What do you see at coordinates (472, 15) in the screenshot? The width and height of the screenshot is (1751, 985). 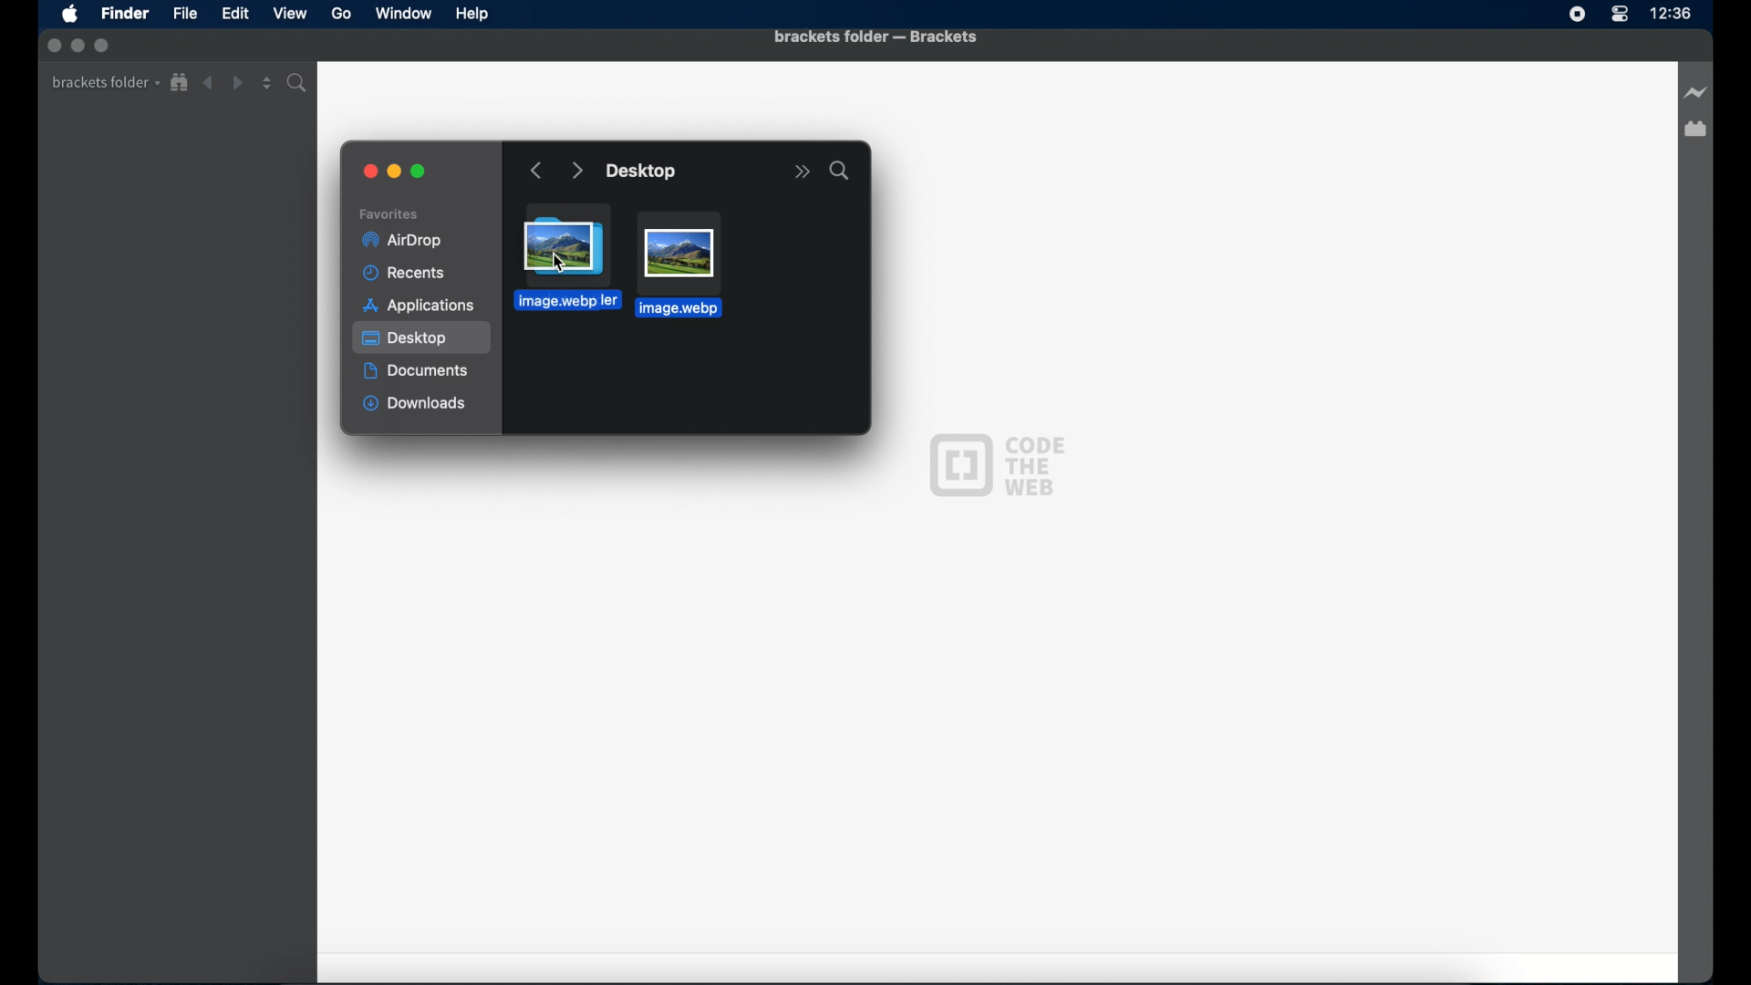 I see `Help` at bounding box center [472, 15].